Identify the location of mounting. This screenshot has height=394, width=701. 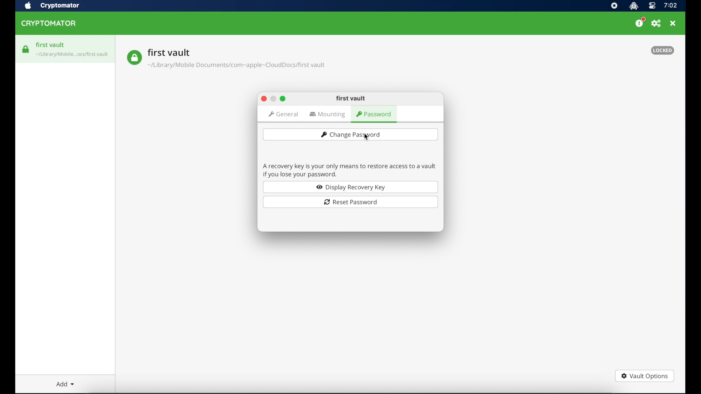
(328, 115).